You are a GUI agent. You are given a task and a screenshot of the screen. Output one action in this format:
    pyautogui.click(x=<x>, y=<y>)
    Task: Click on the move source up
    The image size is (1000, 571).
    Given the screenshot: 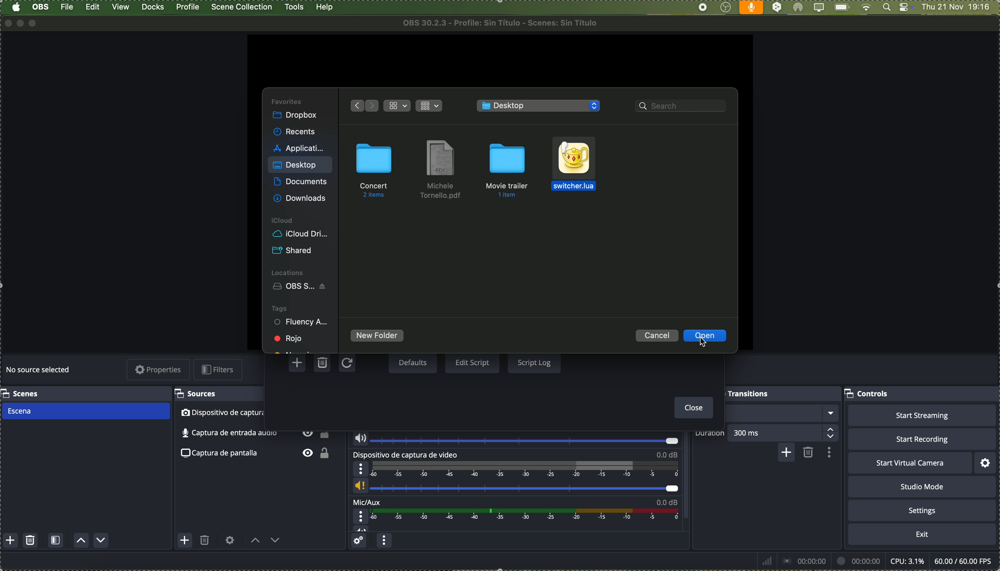 What is the action you would take?
    pyautogui.click(x=255, y=541)
    